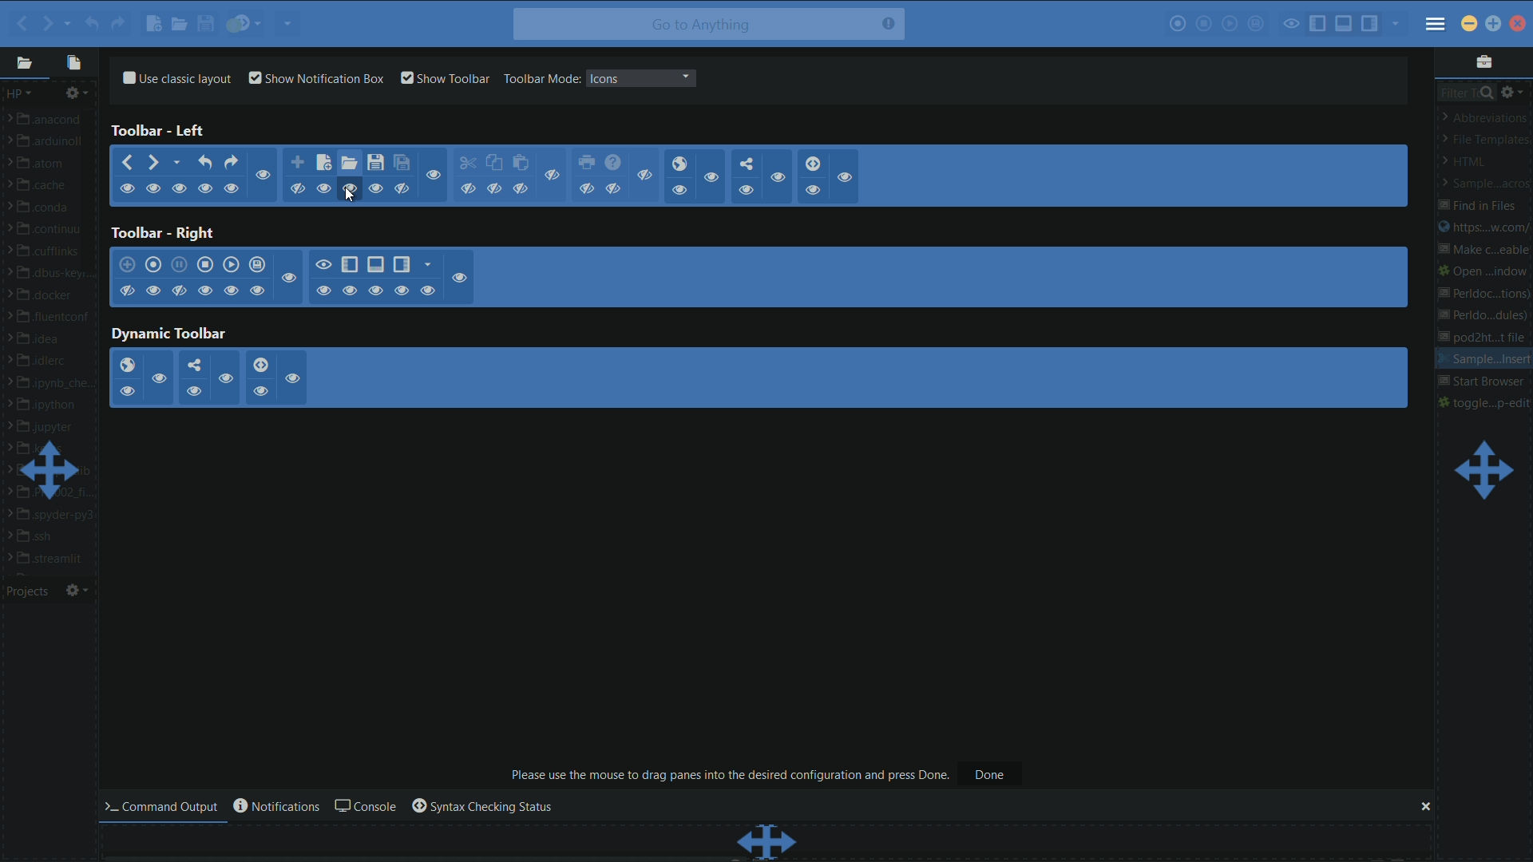 Image resolution: width=1533 pixels, height=862 pixels. Describe the element at coordinates (50, 209) in the screenshot. I see `.conda` at that location.